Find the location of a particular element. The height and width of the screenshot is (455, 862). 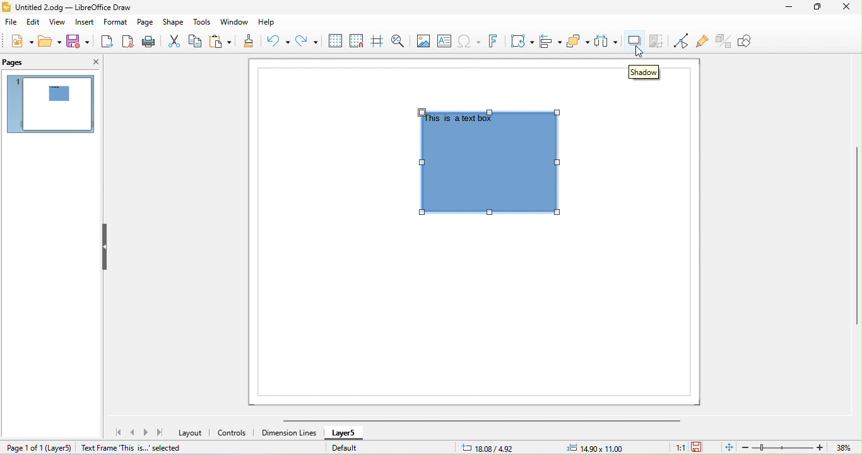

snap to grid is located at coordinates (356, 41).